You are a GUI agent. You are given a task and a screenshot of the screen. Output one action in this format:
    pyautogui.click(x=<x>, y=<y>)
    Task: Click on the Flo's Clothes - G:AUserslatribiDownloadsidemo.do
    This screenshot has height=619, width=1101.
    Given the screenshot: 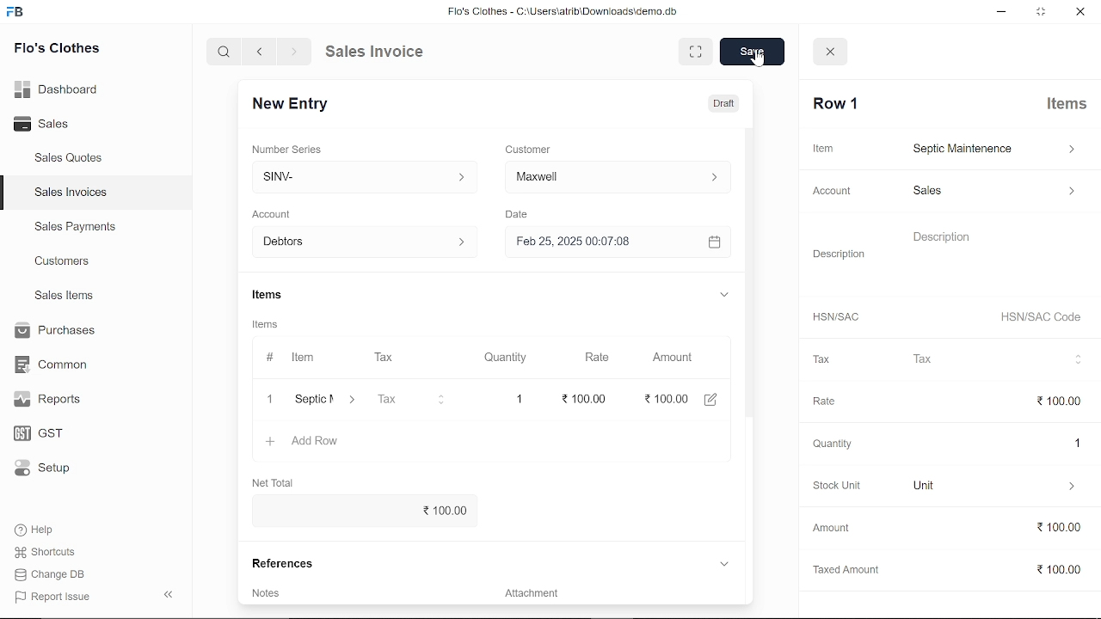 What is the action you would take?
    pyautogui.click(x=560, y=11)
    